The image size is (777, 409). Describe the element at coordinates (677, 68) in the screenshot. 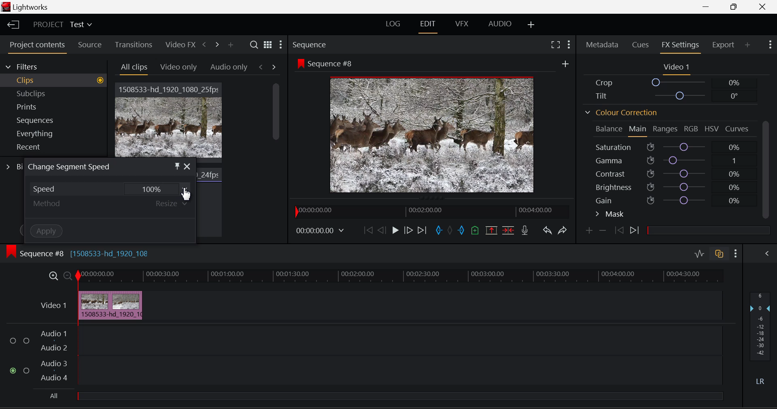

I see `Video 1 Settings` at that location.